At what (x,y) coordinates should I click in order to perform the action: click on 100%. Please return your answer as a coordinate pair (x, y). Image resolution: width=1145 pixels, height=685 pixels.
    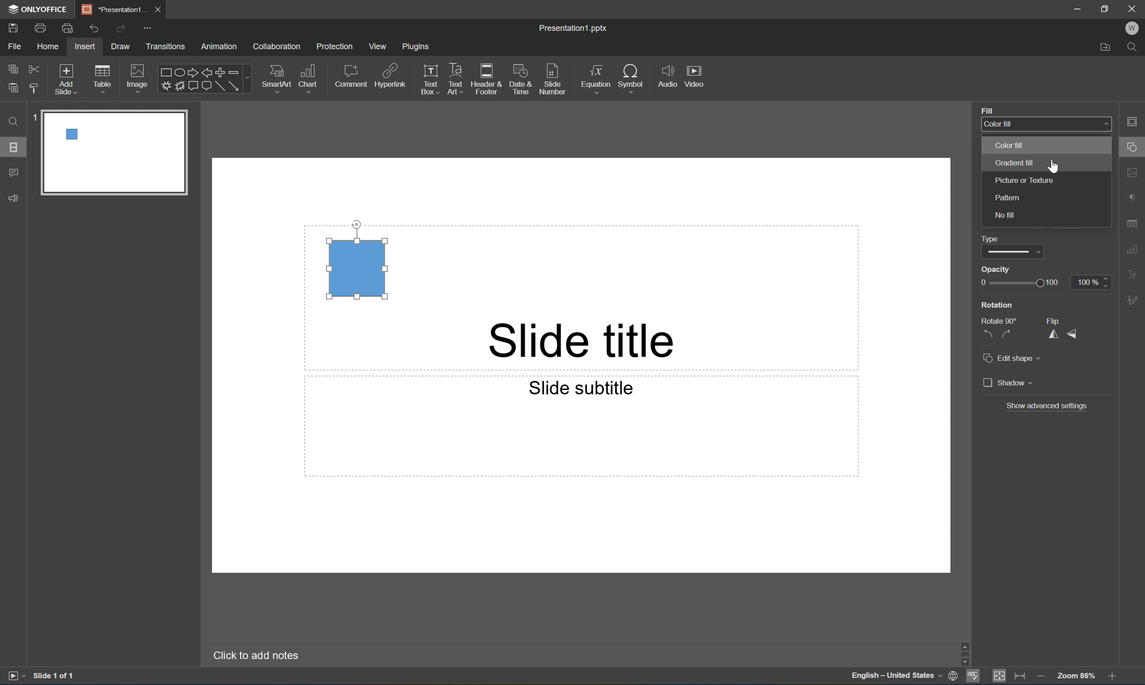
    Looking at the image, I should click on (1091, 282).